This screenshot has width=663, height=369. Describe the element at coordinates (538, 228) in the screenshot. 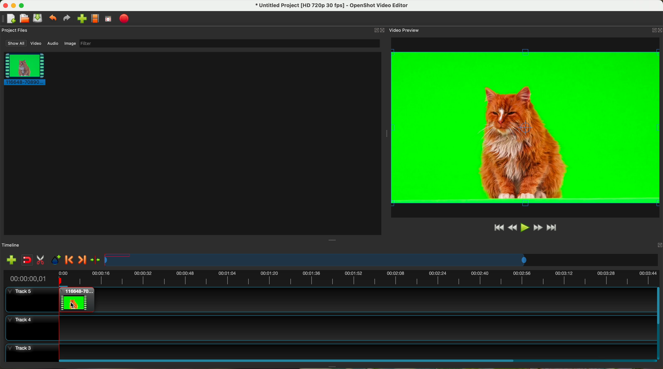

I see `fast foward` at that location.